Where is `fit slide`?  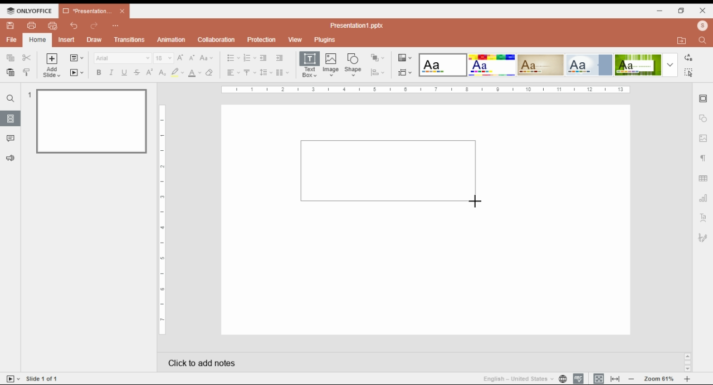 fit slide is located at coordinates (597, 378).